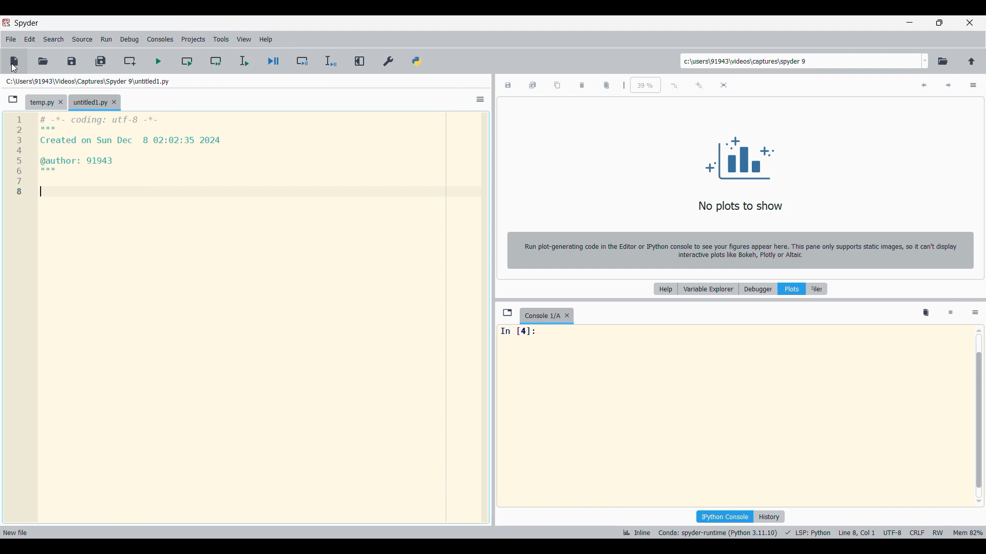 This screenshot has height=554, width=986. What do you see at coordinates (13, 100) in the screenshot?
I see `Browse tabs` at bounding box center [13, 100].